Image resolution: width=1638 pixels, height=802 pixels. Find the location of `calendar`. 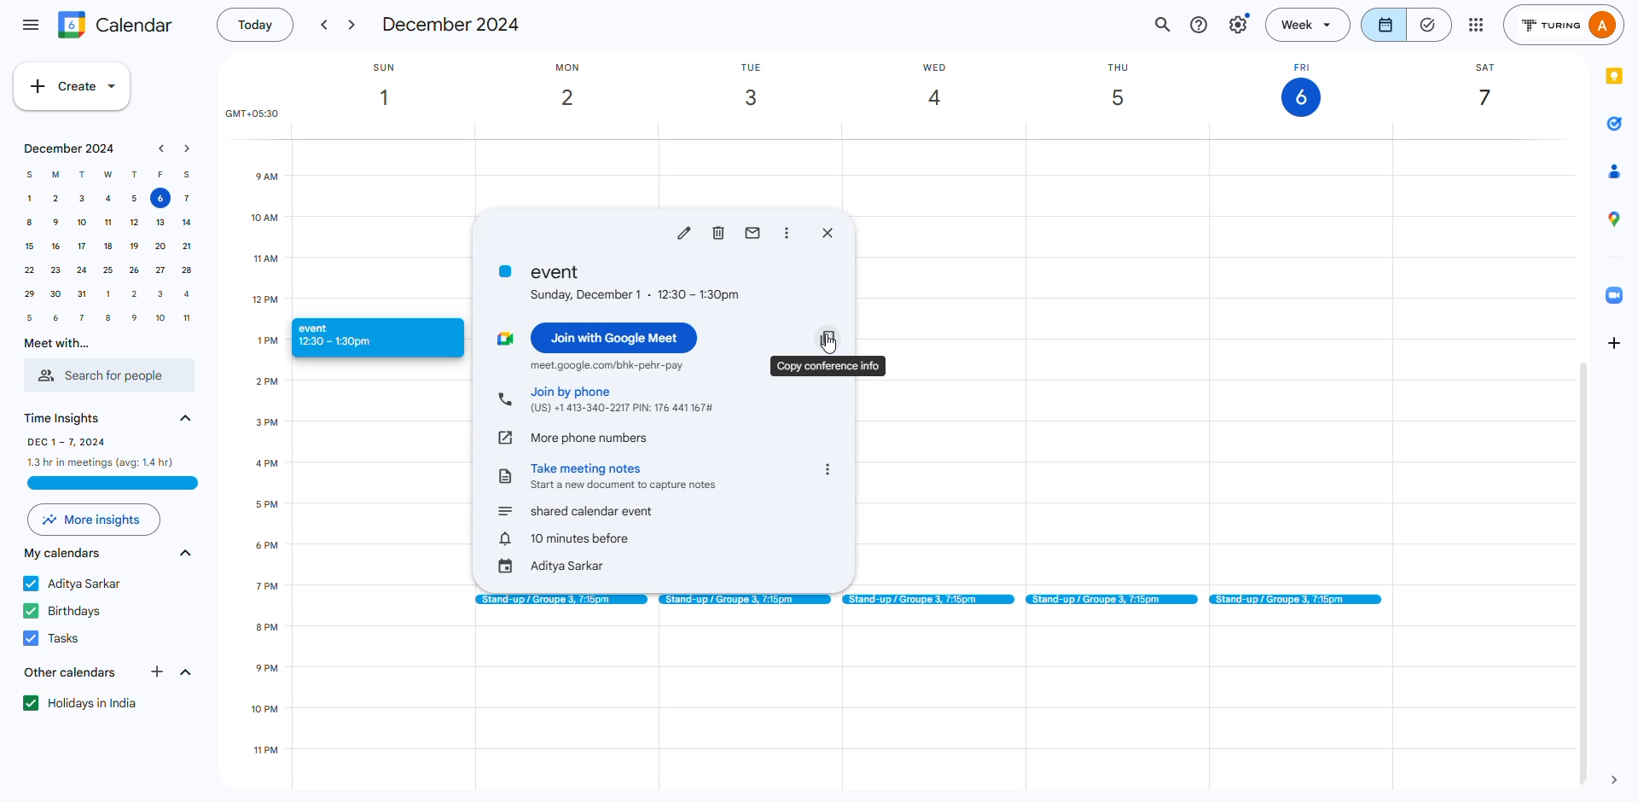

calendar is located at coordinates (64, 553).